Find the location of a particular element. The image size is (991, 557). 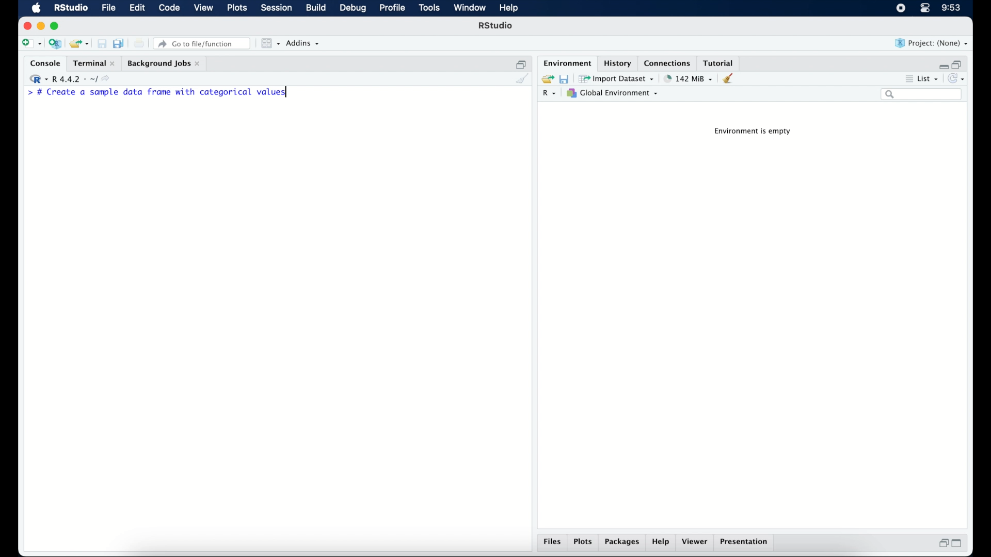

> # Create a sample data frame with categorical values| is located at coordinates (171, 93).